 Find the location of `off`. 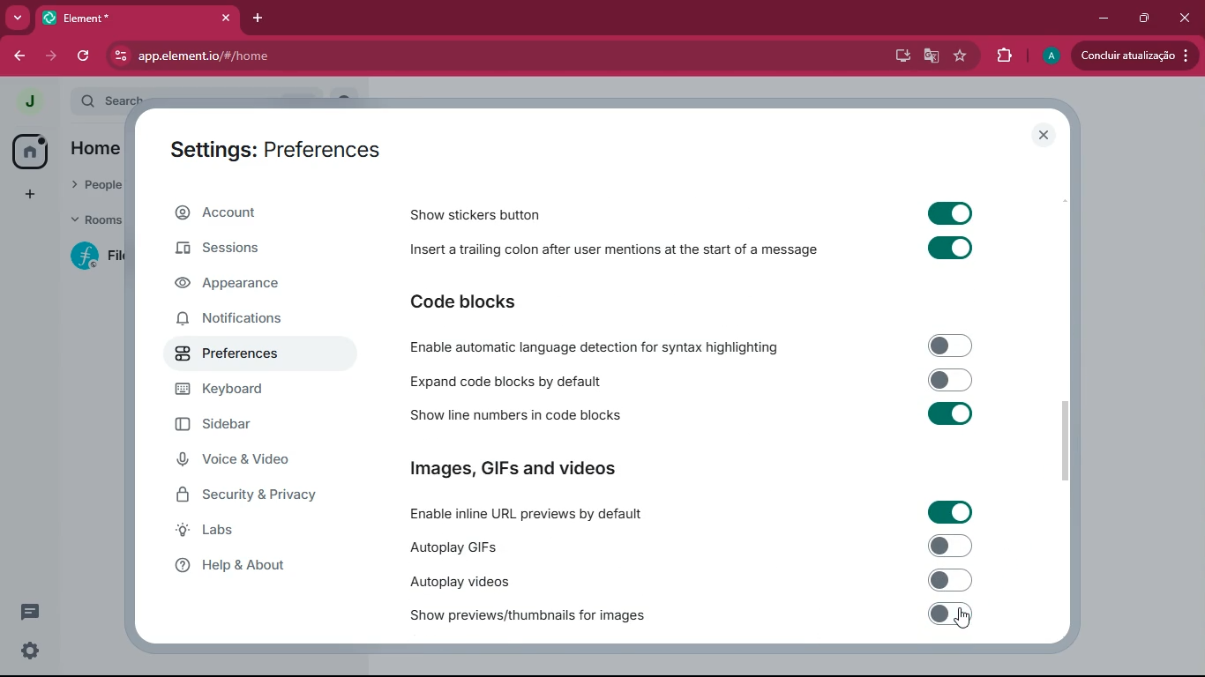

off is located at coordinates (956, 616).